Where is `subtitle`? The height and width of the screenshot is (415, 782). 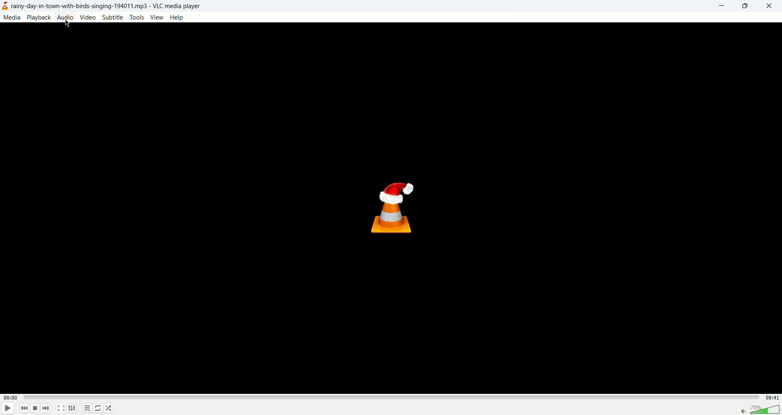 subtitle is located at coordinates (113, 18).